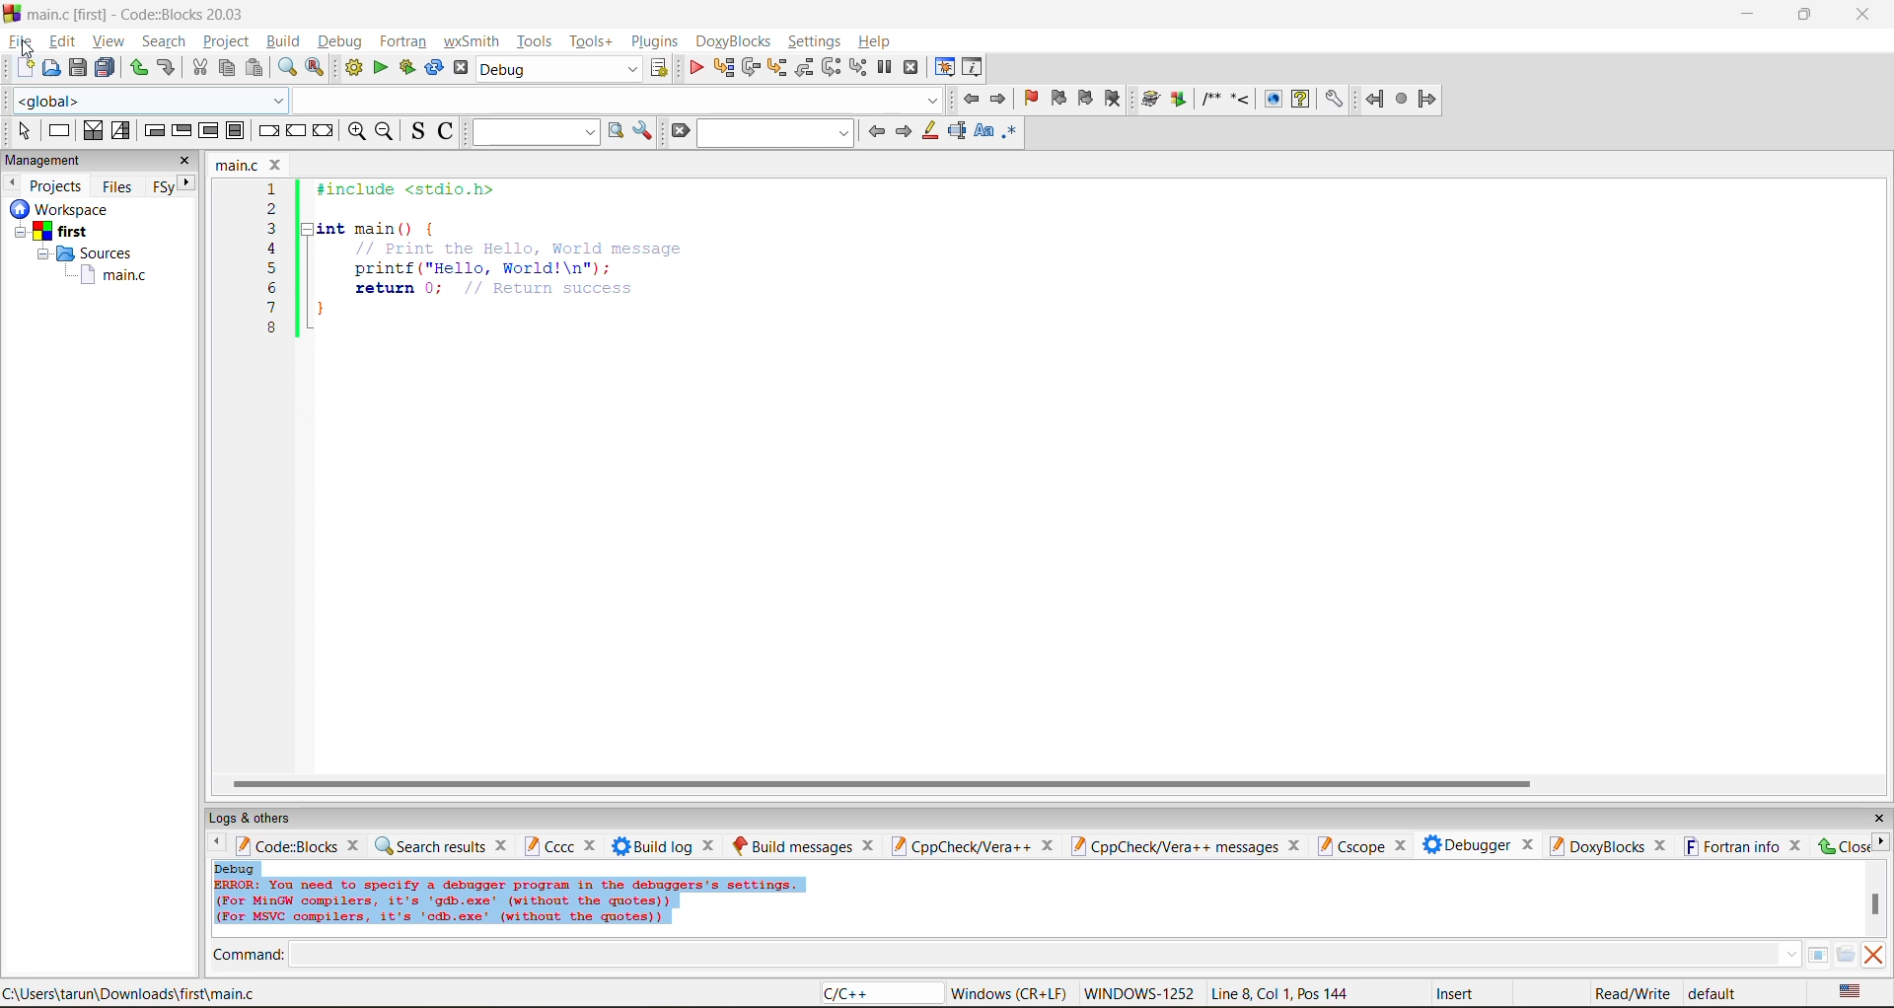  I want to click on text to search, so click(532, 131).